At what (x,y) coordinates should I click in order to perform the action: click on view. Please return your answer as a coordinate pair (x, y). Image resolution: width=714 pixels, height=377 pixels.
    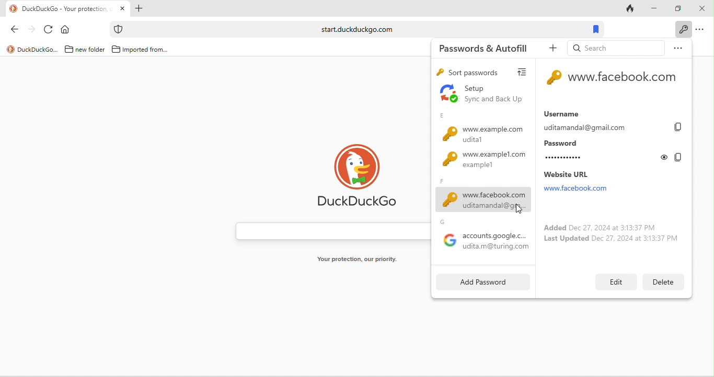
    Looking at the image, I should click on (525, 73).